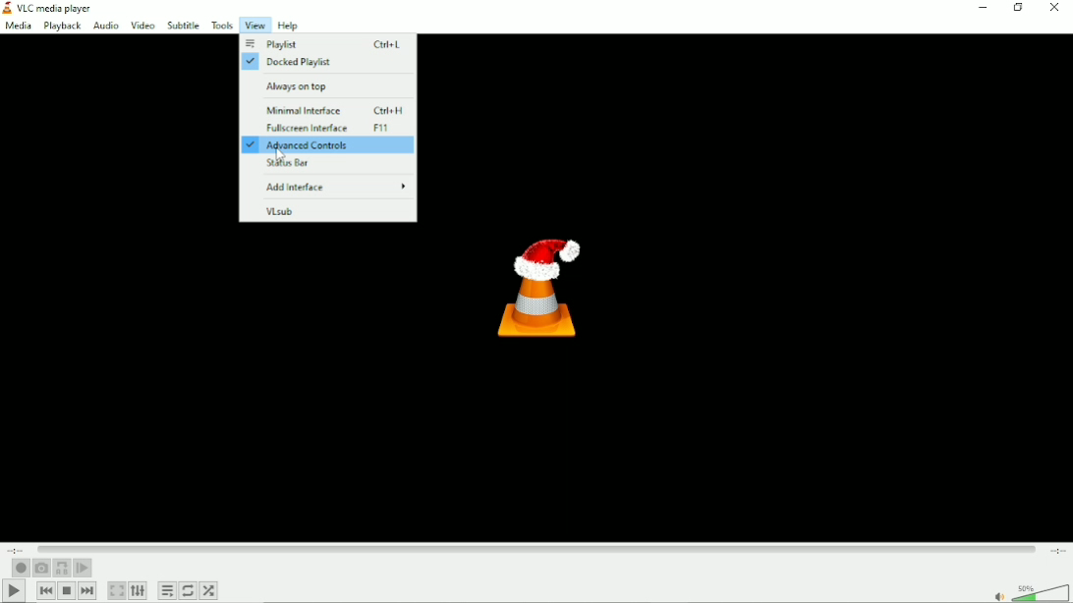 The height and width of the screenshot is (603, 1073). What do you see at coordinates (58, 7) in the screenshot?
I see `VLC media player` at bounding box center [58, 7].